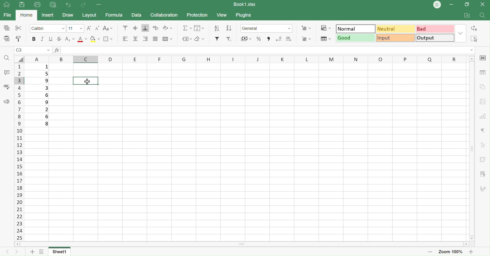 The height and width of the screenshot is (256, 490). Describe the element at coordinates (325, 39) in the screenshot. I see `Format as table template` at that location.